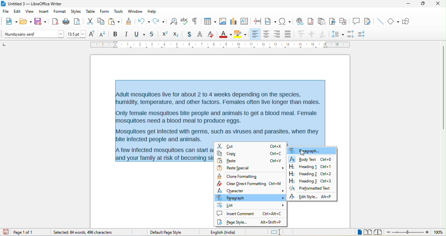  What do you see at coordinates (272, 213) in the screenshot?
I see `shortcut key` at bounding box center [272, 213].